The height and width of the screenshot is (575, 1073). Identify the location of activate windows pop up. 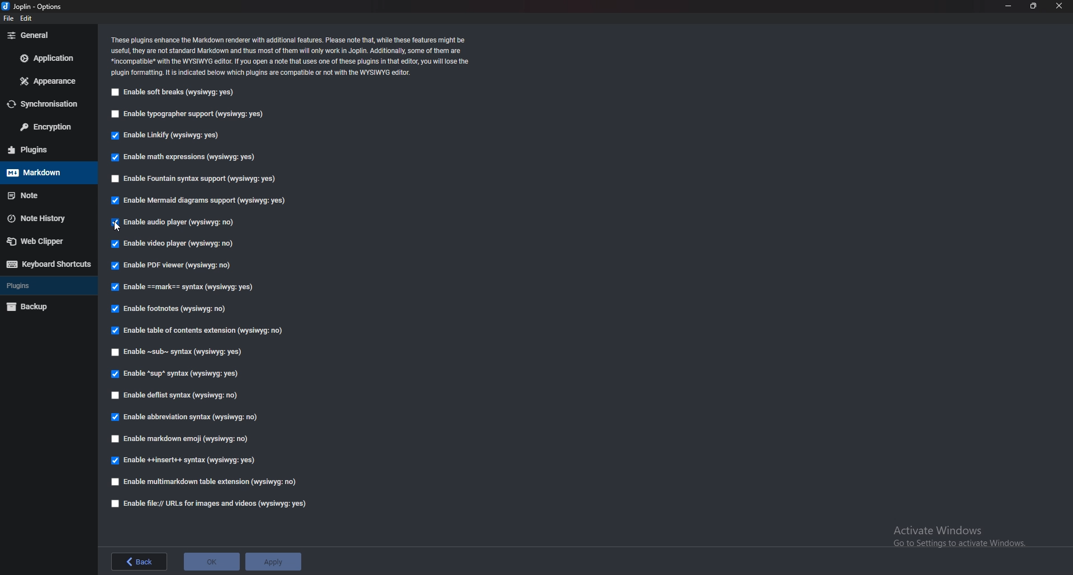
(955, 540).